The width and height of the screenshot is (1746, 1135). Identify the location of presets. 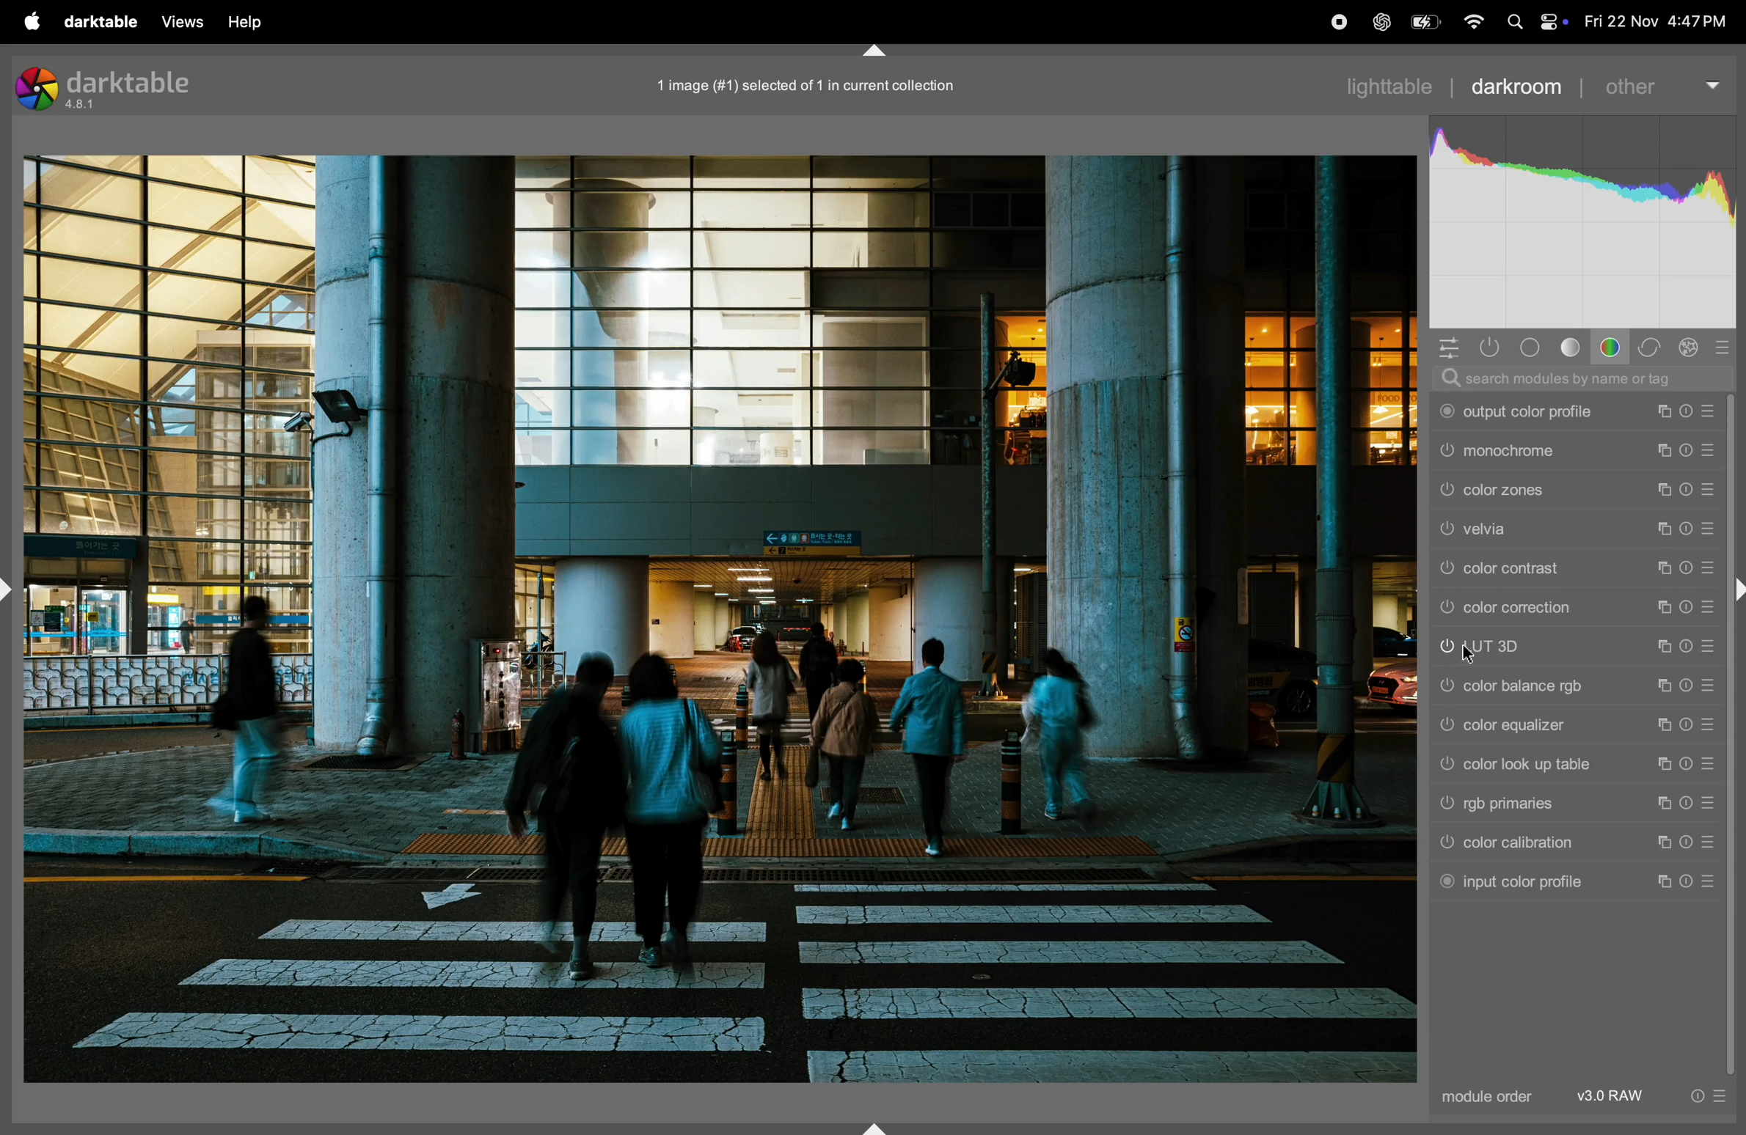
(1712, 683).